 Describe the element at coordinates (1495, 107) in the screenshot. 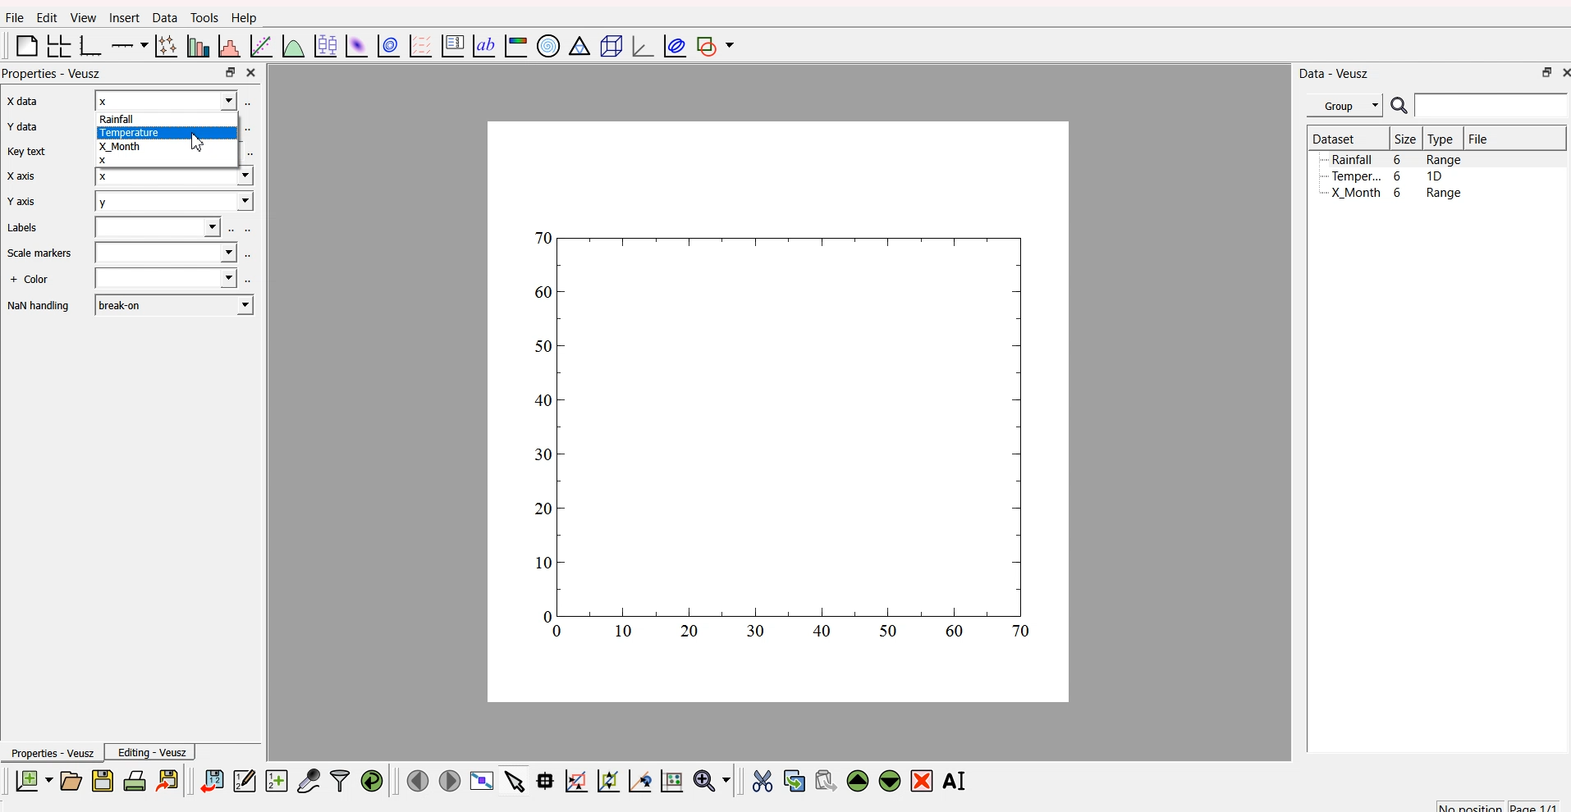

I see `search bar` at that location.